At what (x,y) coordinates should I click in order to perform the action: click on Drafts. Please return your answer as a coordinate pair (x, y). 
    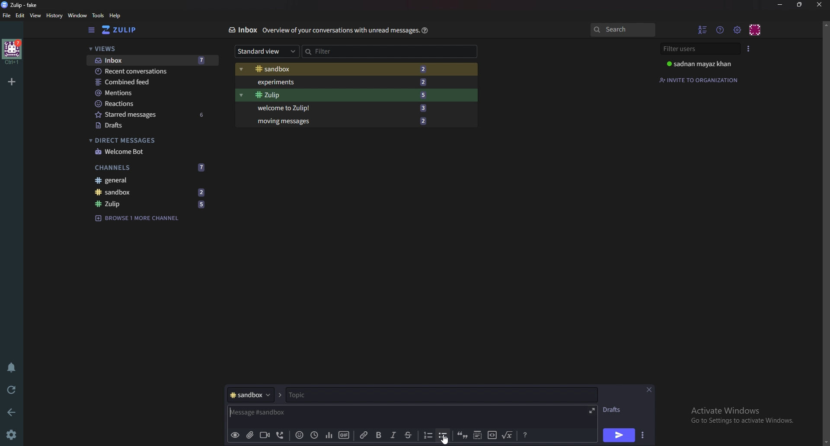
    Looking at the image, I should click on (151, 126).